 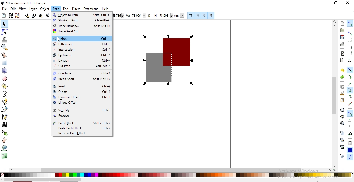 I want to click on trace pixel art, so click(x=81, y=31).